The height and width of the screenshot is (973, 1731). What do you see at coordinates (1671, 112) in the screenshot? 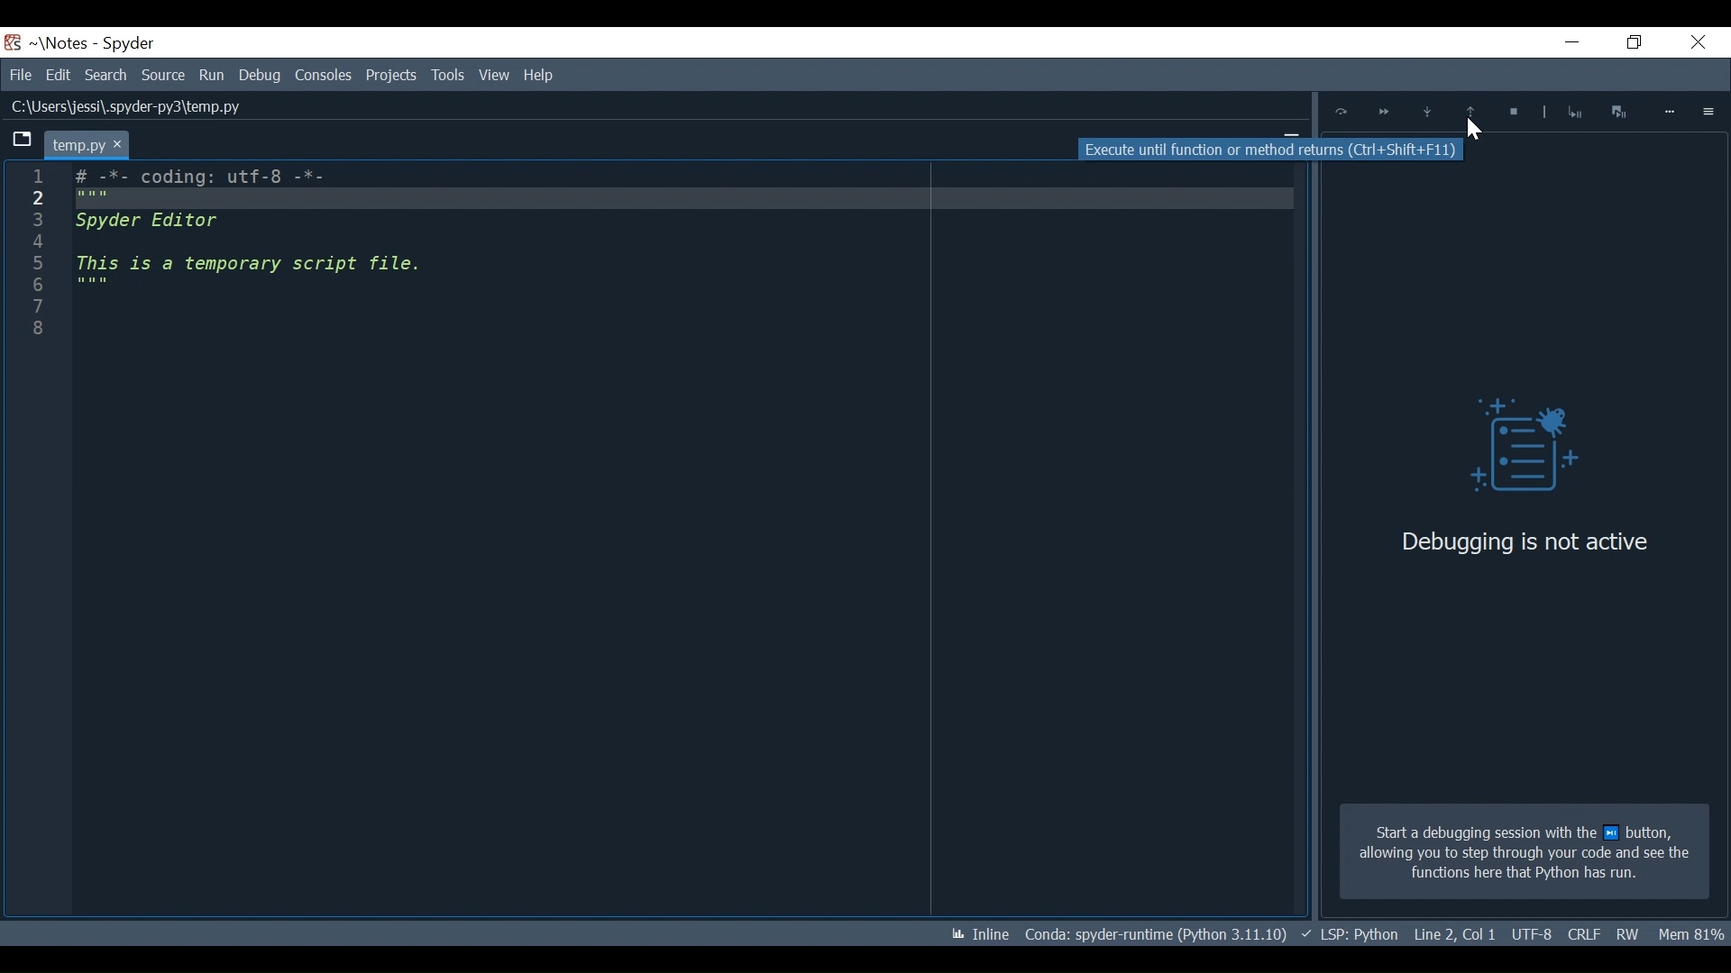
I see `More` at bounding box center [1671, 112].